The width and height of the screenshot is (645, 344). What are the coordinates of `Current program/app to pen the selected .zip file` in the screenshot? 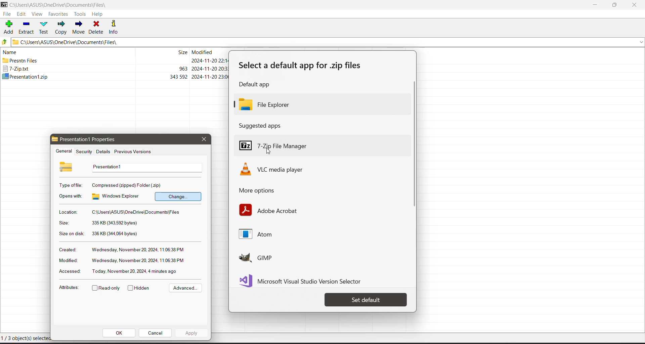 It's located at (118, 196).